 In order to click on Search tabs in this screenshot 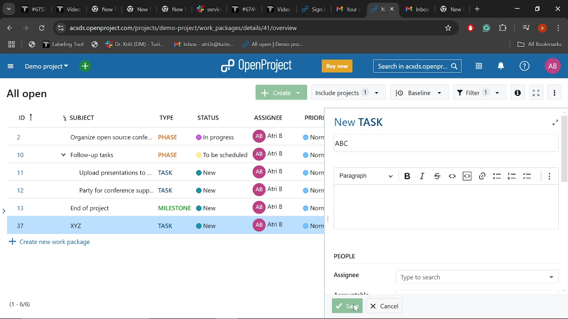, I will do `click(8, 9)`.